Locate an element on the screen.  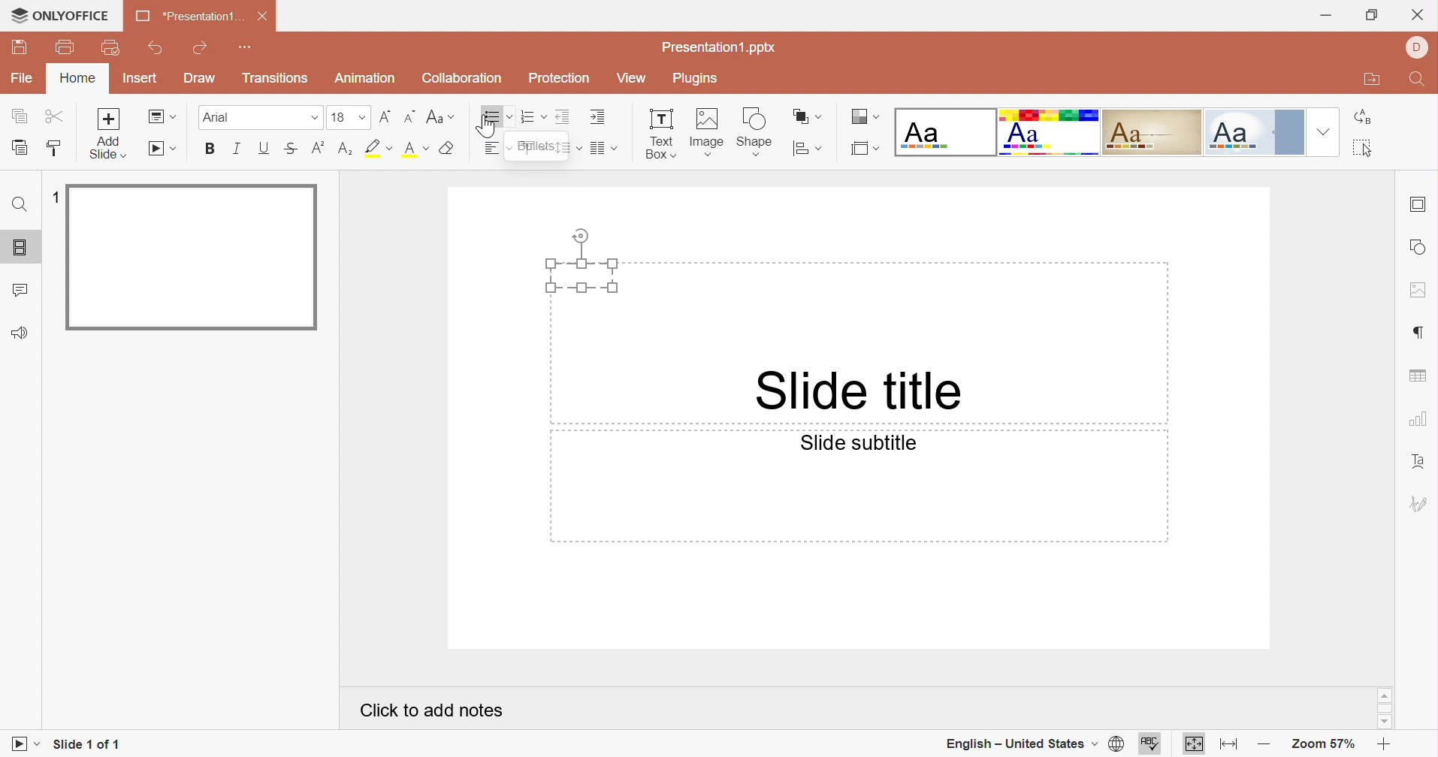
16 is located at coordinates (340, 117).